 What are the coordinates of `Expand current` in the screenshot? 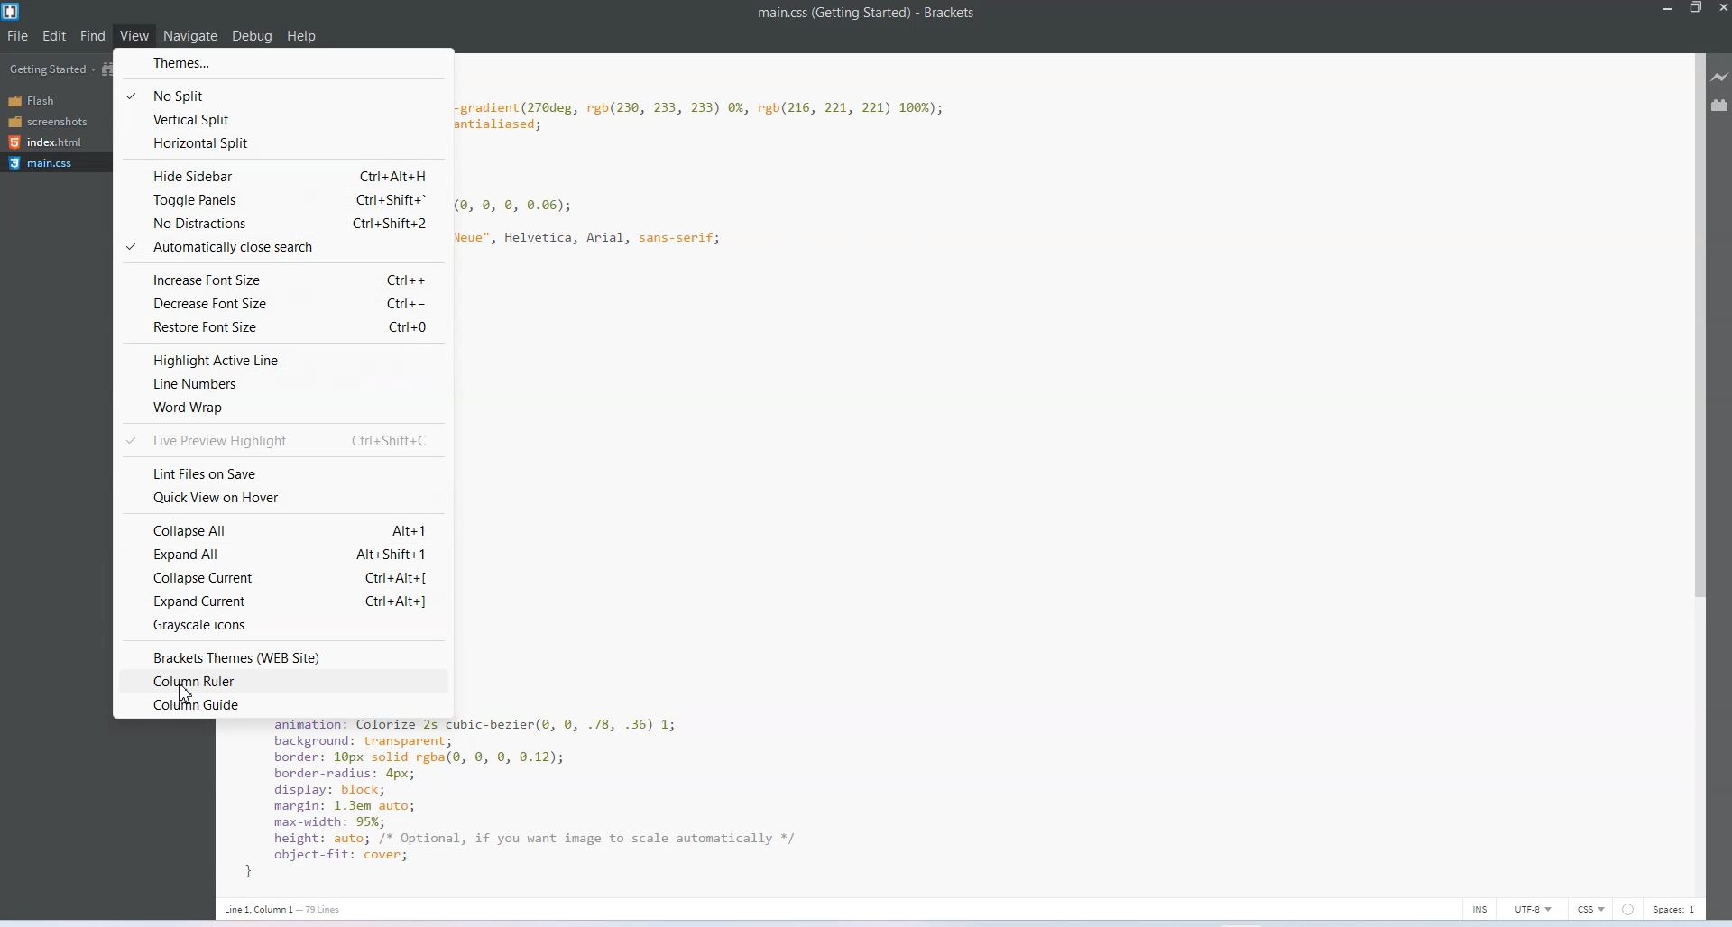 It's located at (284, 601).